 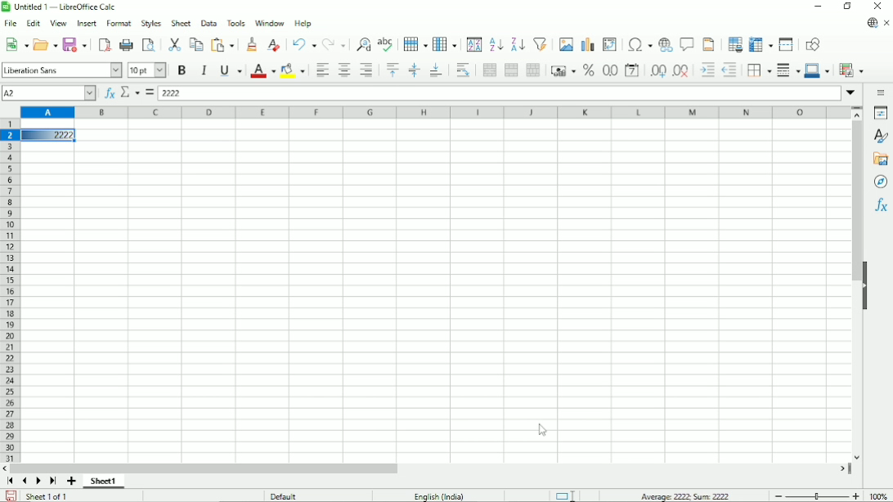 I want to click on Print, so click(x=126, y=45).